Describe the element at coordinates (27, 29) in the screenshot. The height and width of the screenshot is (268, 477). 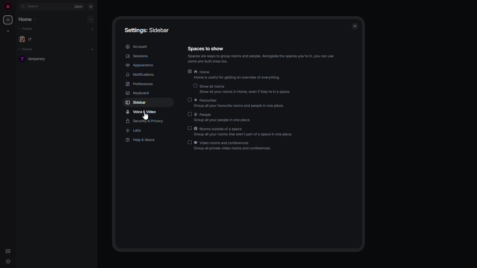
I see `people` at that location.